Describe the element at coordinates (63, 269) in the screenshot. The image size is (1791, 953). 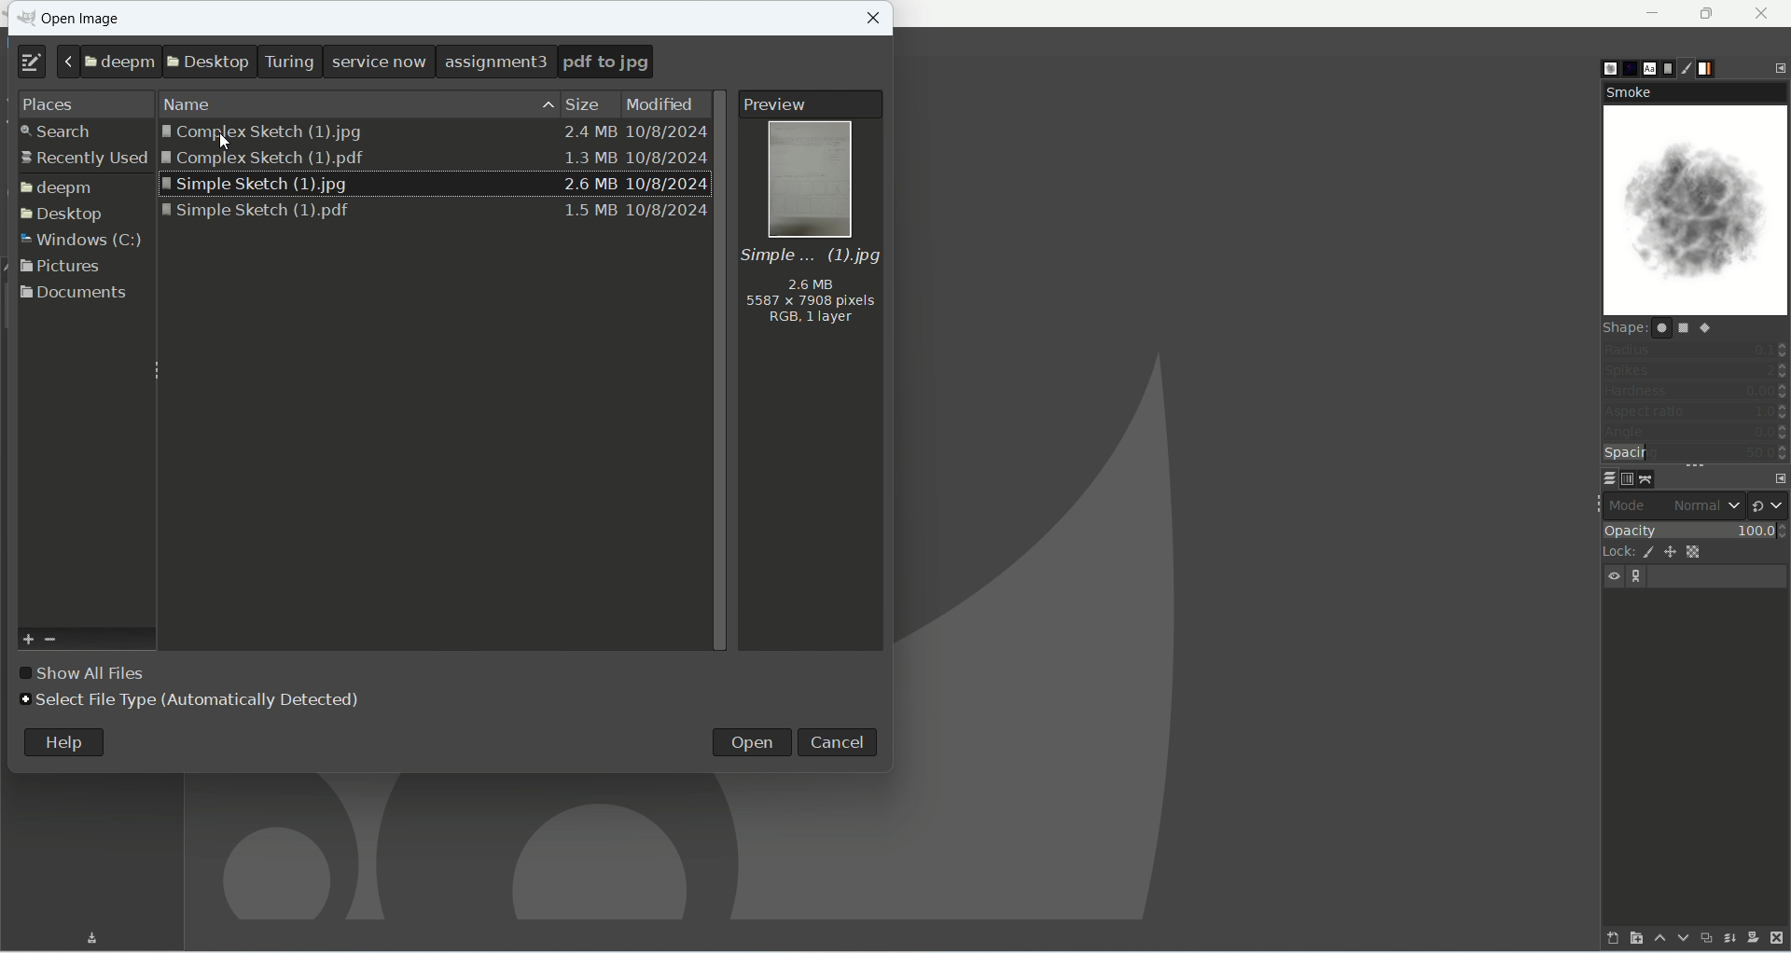
I see `pictures` at that location.